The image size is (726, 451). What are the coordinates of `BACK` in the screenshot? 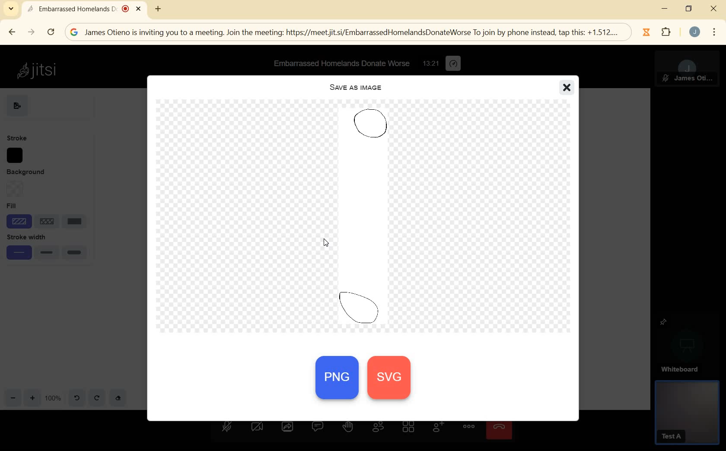 It's located at (13, 31).